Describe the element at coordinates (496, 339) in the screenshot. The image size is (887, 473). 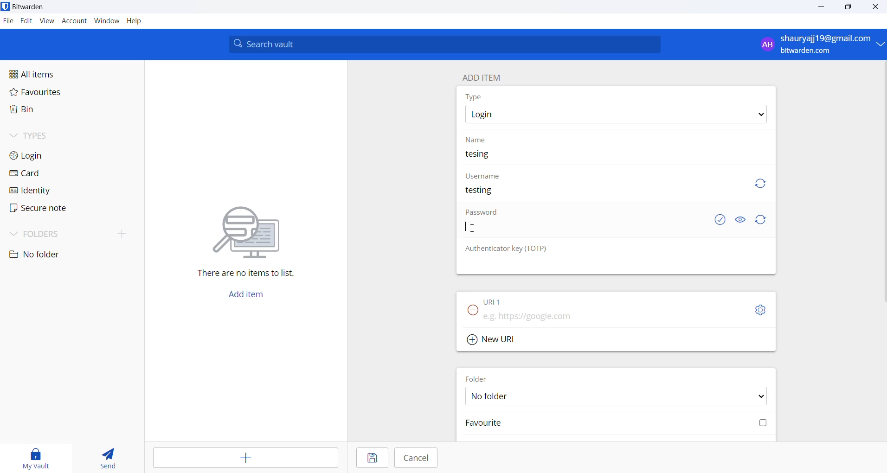
I see `add new URL` at that location.